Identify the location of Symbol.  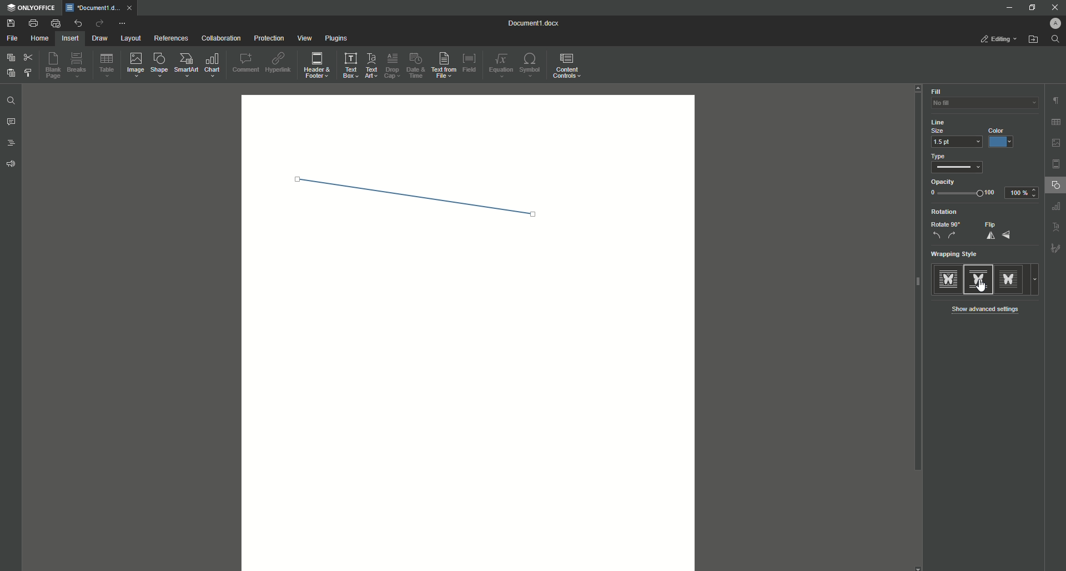
(531, 66).